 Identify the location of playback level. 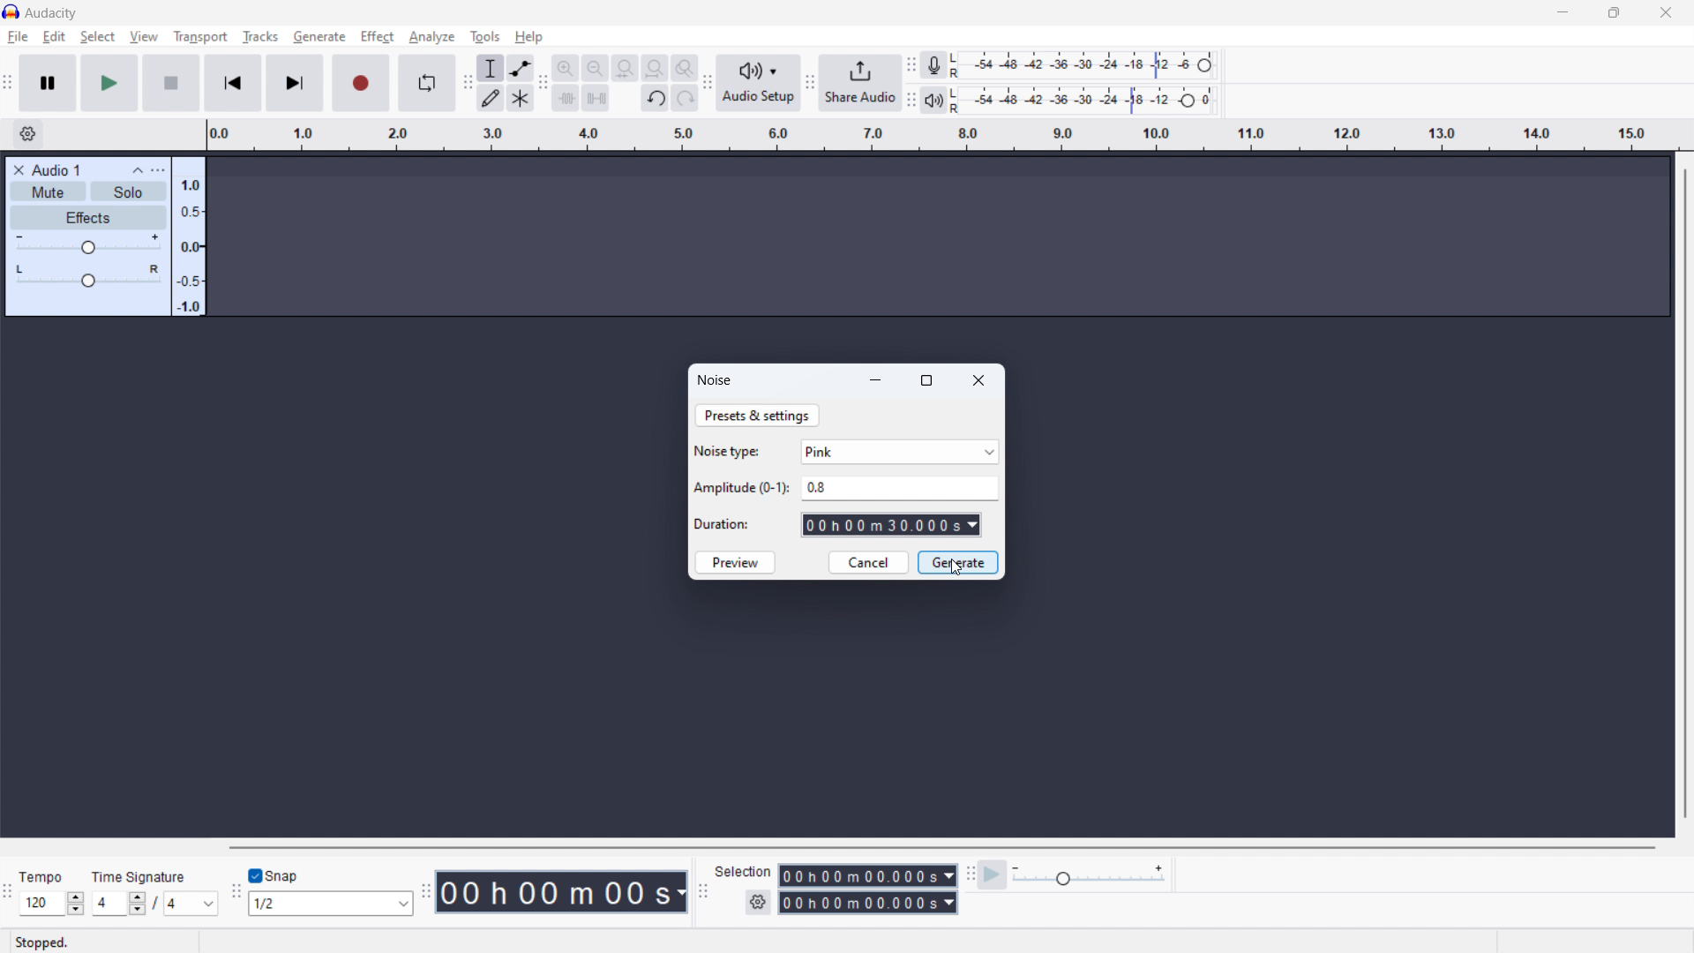
(1083, 101).